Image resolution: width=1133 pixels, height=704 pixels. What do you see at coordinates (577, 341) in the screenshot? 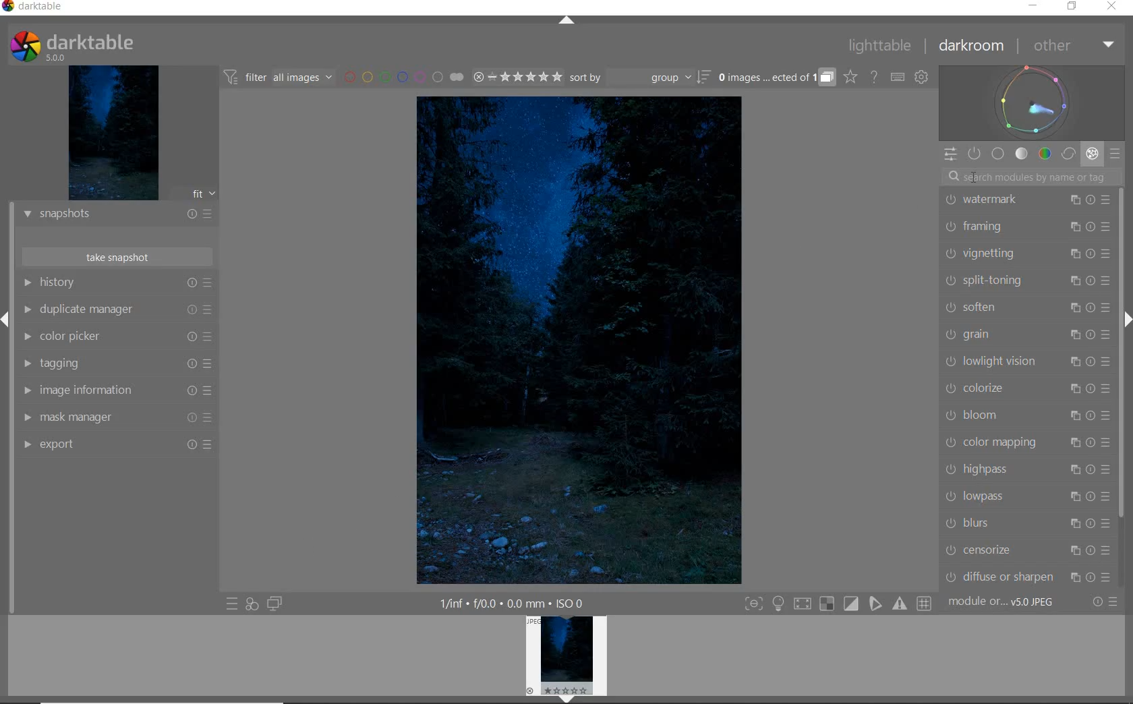
I see `SELECTED IMAGE` at bounding box center [577, 341].